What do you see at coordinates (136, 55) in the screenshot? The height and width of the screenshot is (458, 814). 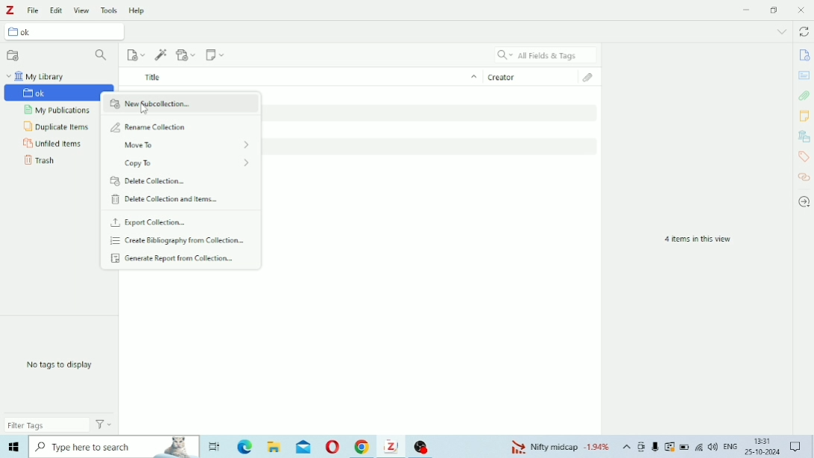 I see `New Item` at bounding box center [136, 55].